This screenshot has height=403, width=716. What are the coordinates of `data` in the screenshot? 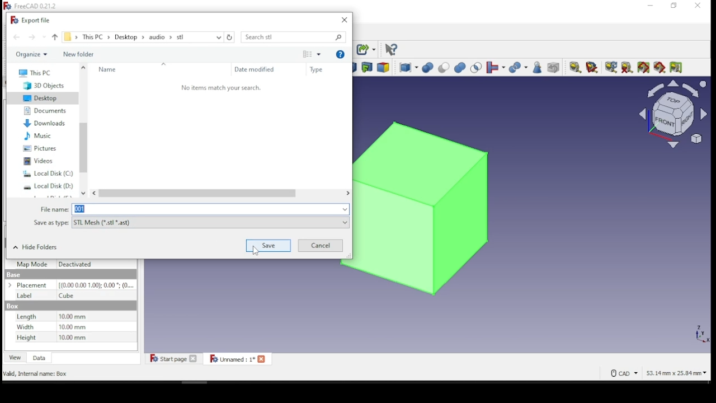 It's located at (40, 357).